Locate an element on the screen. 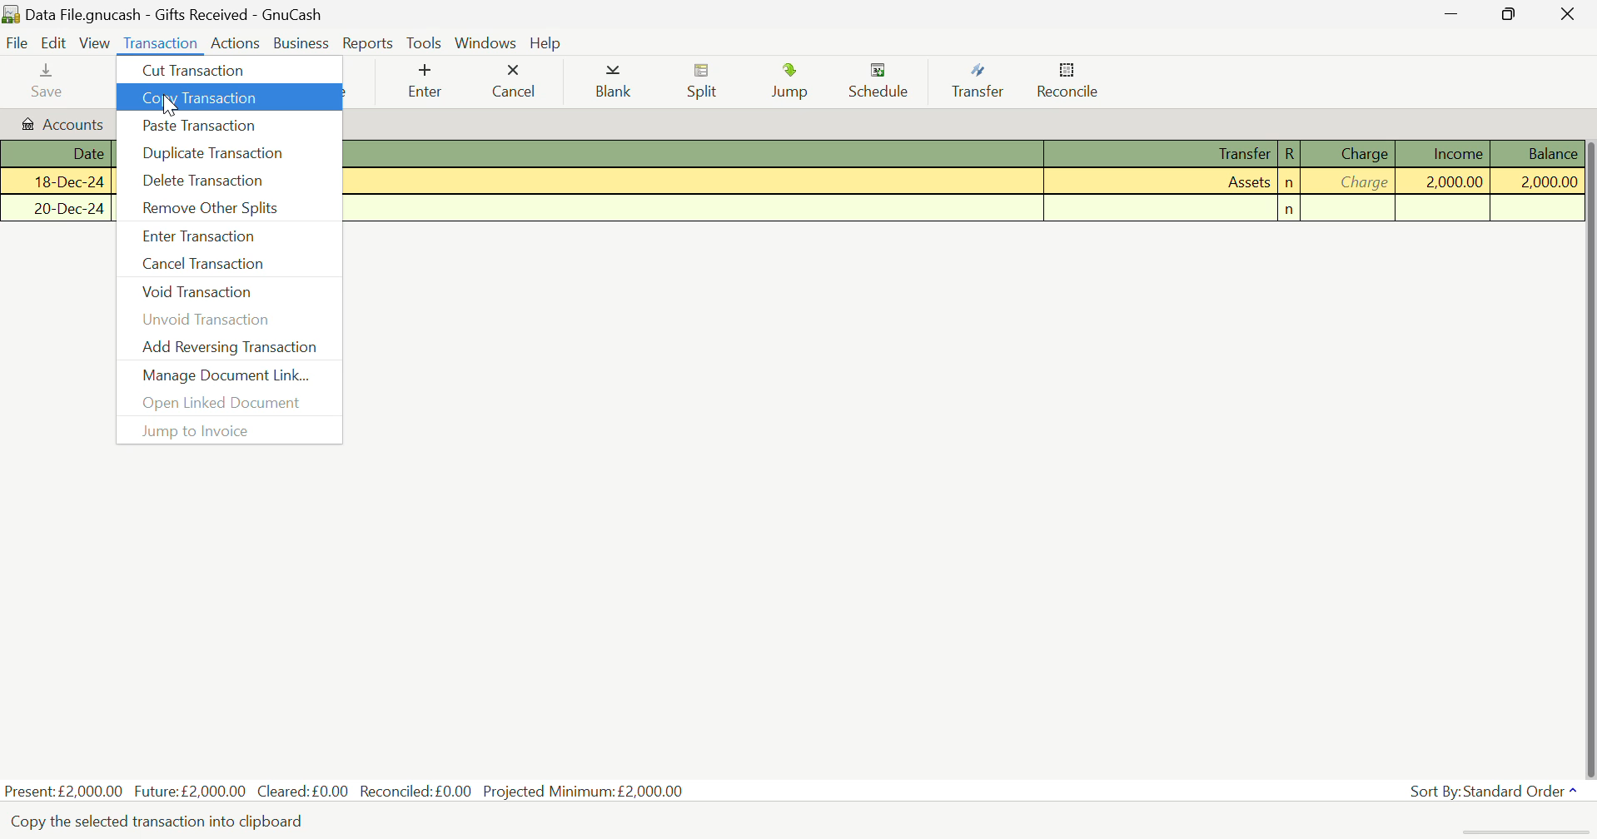  Schedule is located at coordinates (883, 82).